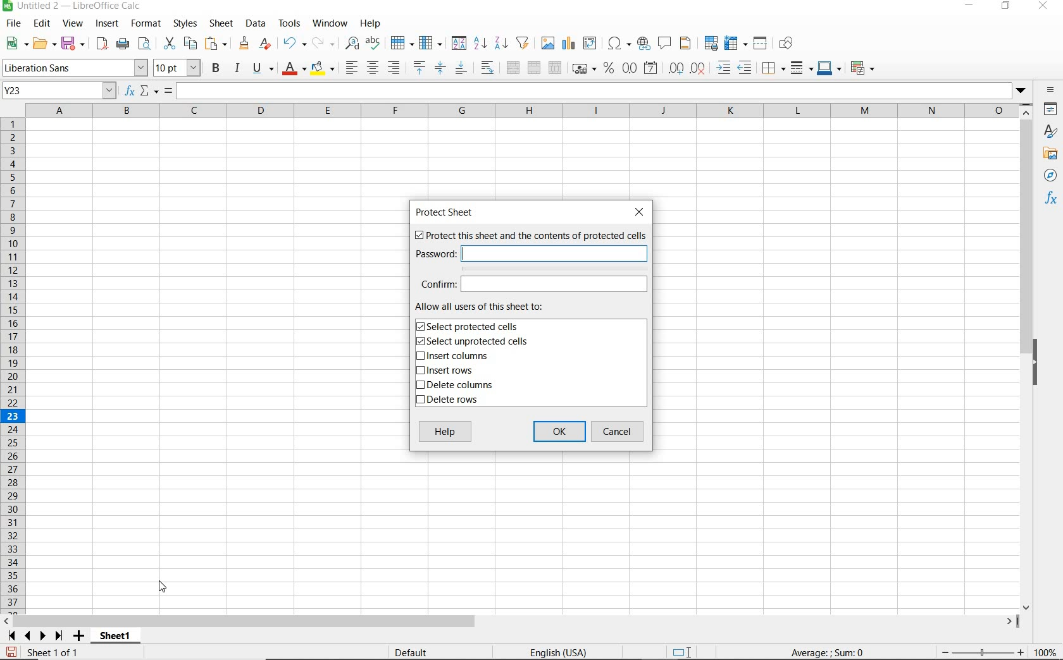 Image resolution: width=1063 pixels, height=660 pixels. Describe the element at coordinates (101, 45) in the screenshot. I see `EXPORT DIRECTLY AS PDF` at that location.